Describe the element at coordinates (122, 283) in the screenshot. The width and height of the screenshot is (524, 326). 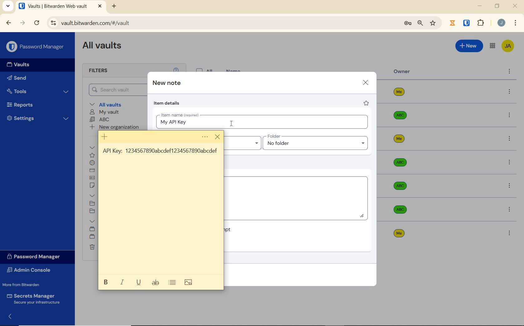
I see `italic` at that location.